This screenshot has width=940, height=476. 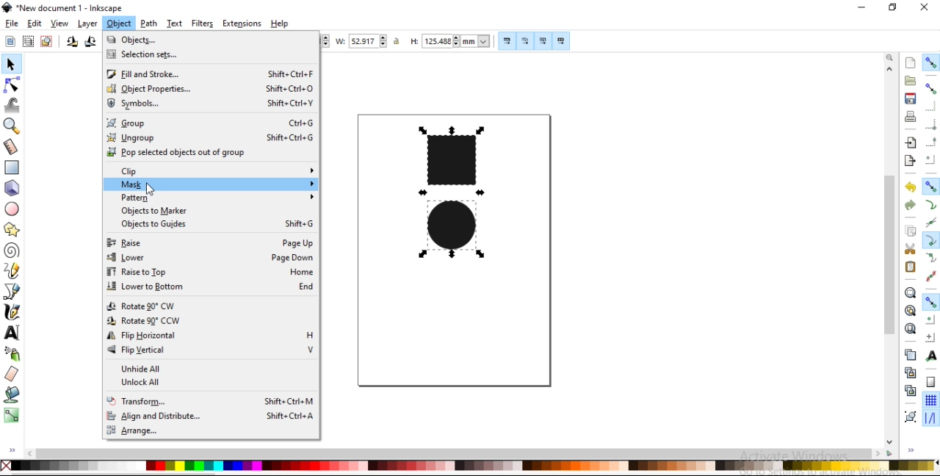 I want to click on snap nodes, paths and handles, so click(x=931, y=186).